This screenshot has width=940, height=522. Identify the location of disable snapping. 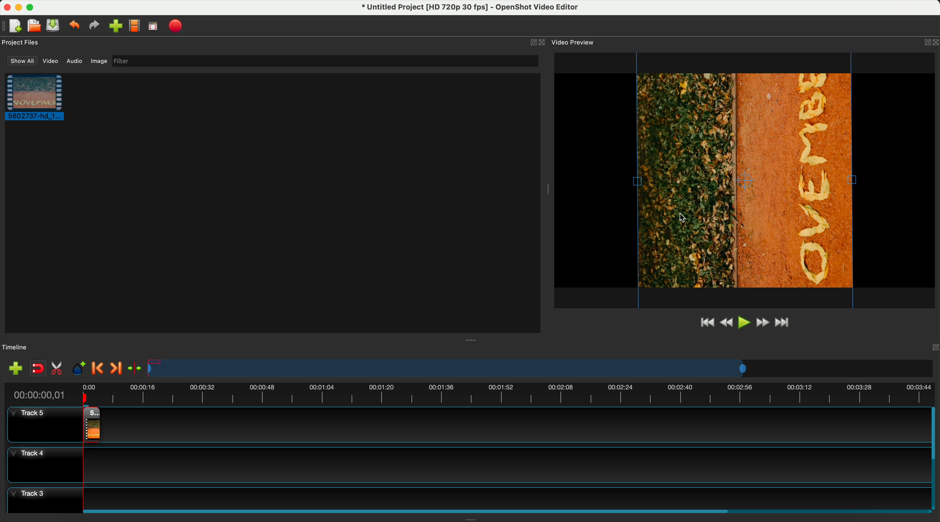
(39, 369).